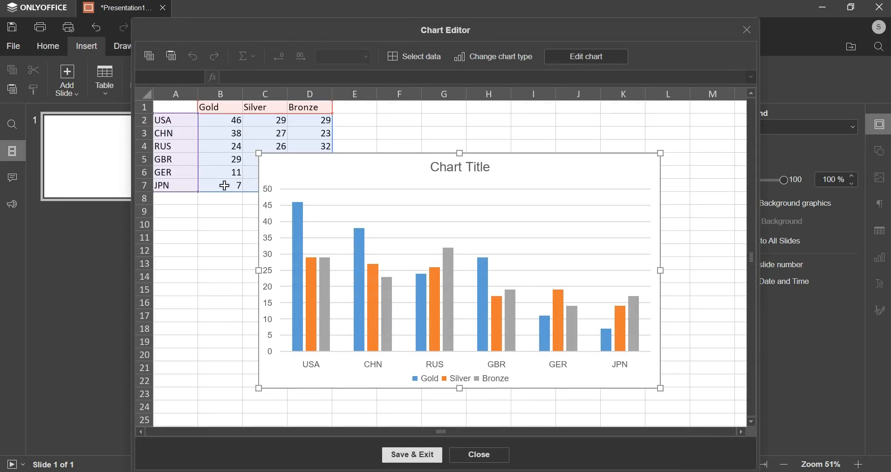 The height and width of the screenshot is (472, 891). Describe the element at coordinates (479, 454) in the screenshot. I see `close` at that location.